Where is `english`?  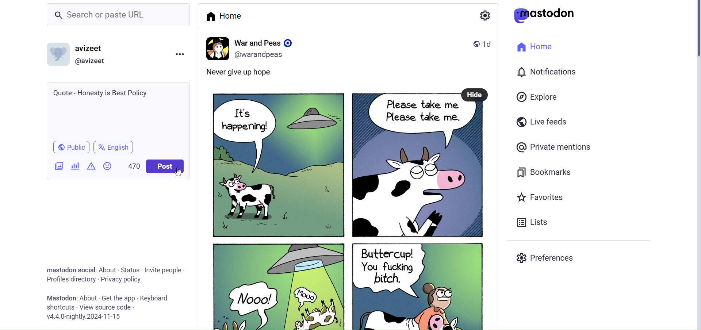
english is located at coordinates (114, 148).